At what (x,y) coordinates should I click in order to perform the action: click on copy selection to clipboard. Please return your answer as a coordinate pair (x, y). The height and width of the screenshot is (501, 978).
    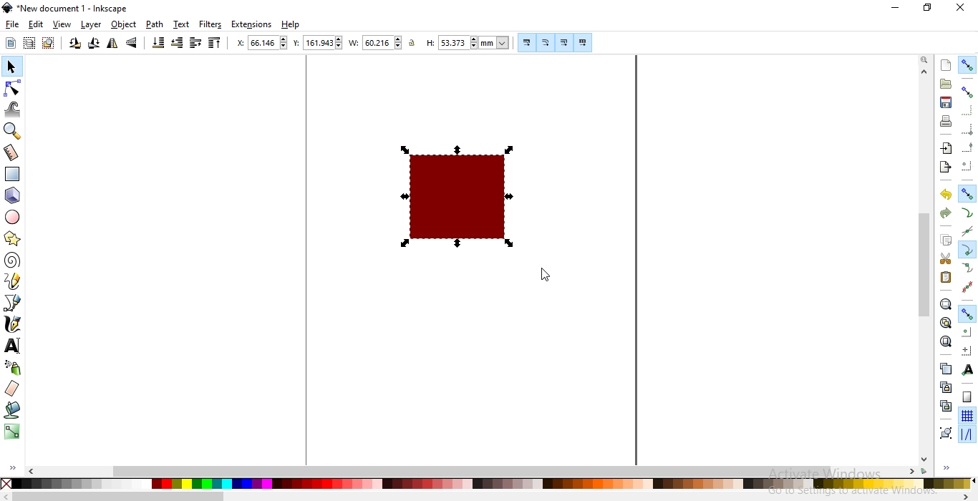
    Looking at the image, I should click on (945, 240).